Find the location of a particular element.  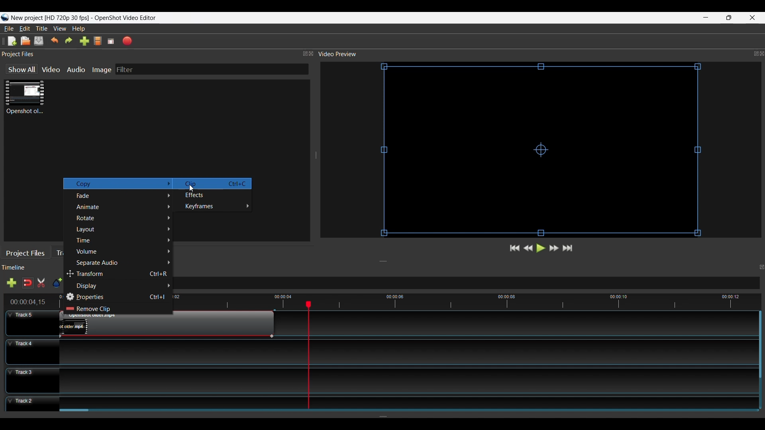

Time is located at coordinates (123, 240).